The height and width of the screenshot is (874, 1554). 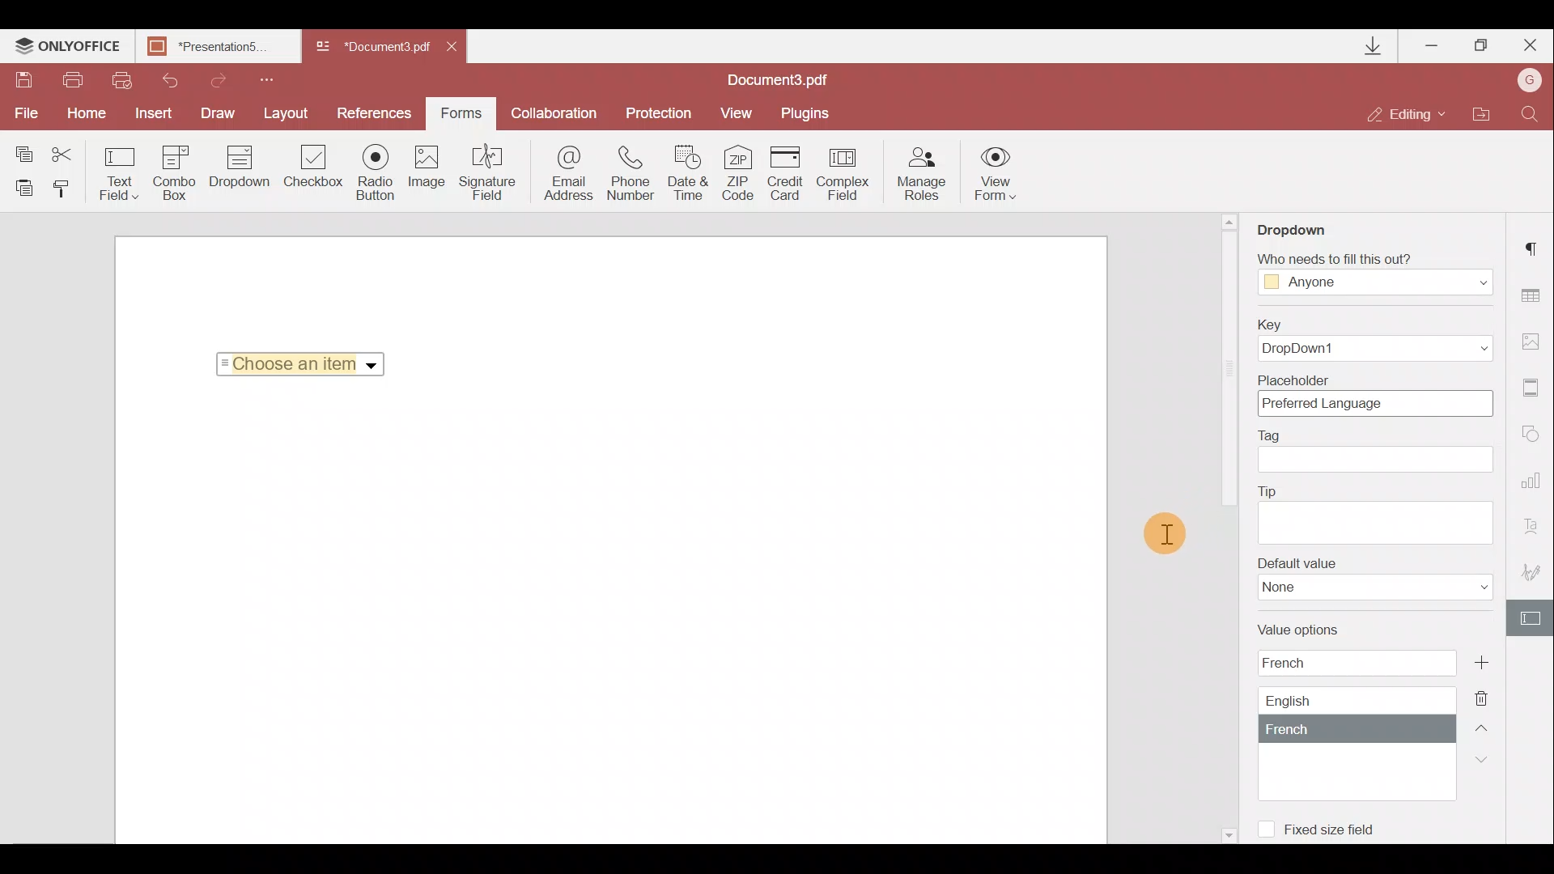 I want to click on Default value, so click(x=1375, y=579).